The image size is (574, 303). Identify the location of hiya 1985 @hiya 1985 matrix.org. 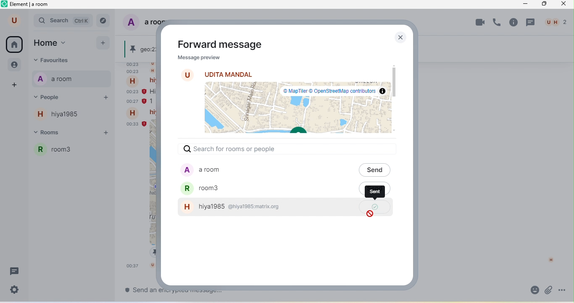
(268, 207).